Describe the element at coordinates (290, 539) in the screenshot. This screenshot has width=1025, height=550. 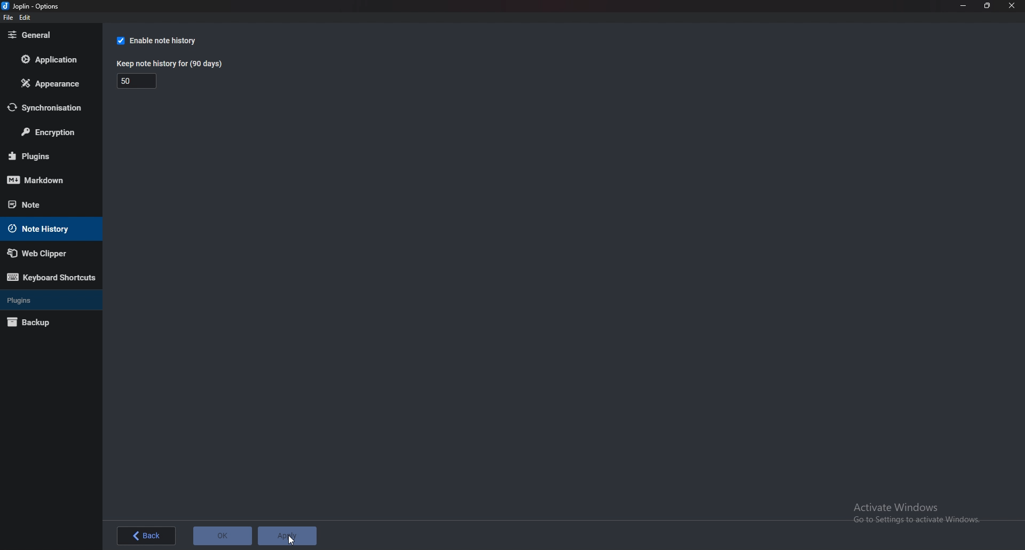
I see `Cursor` at that location.